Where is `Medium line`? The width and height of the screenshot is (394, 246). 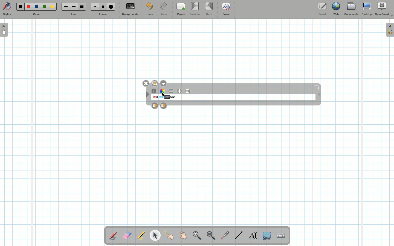 Medium line is located at coordinates (74, 7).